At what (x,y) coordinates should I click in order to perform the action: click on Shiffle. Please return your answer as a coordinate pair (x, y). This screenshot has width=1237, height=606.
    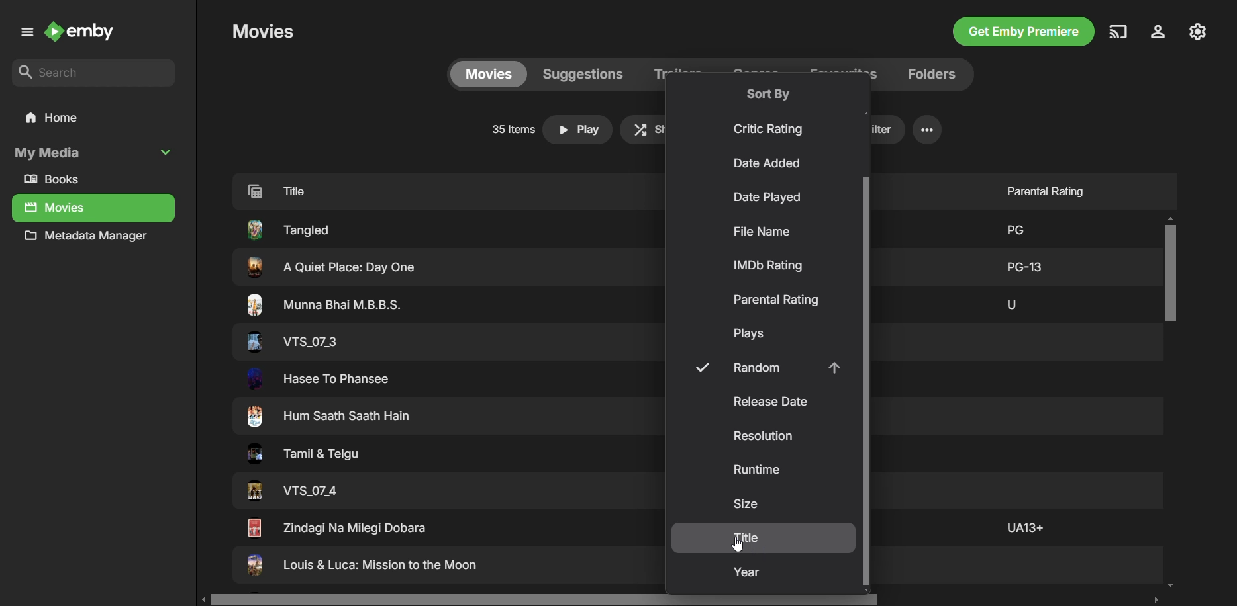
    Looking at the image, I should click on (646, 129).